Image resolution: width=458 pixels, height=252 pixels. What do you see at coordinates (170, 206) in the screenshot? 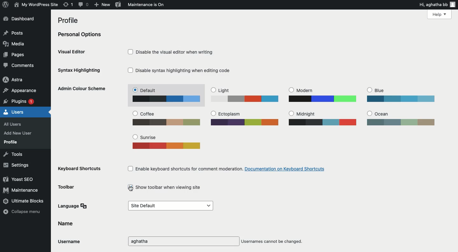
I see `Default` at bounding box center [170, 206].